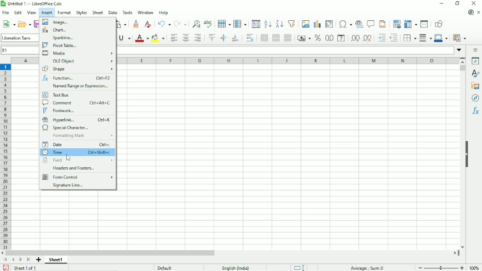 The width and height of the screenshot is (482, 271). Describe the element at coordinates (291, 24) in the screenshot. I see `Auto filter` at that location.